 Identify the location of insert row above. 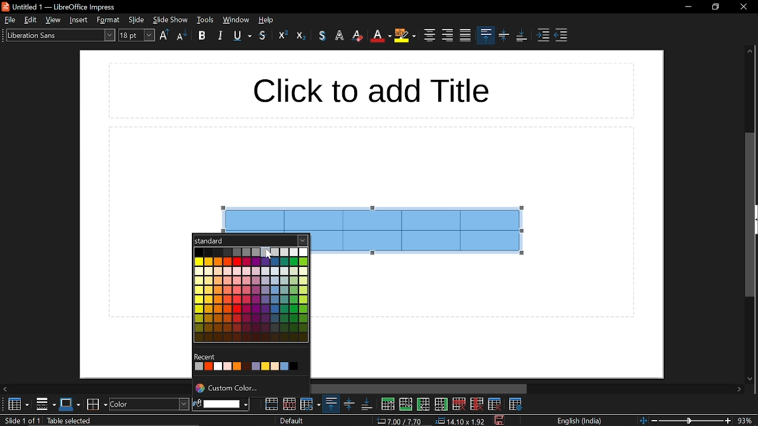
(387, 404).